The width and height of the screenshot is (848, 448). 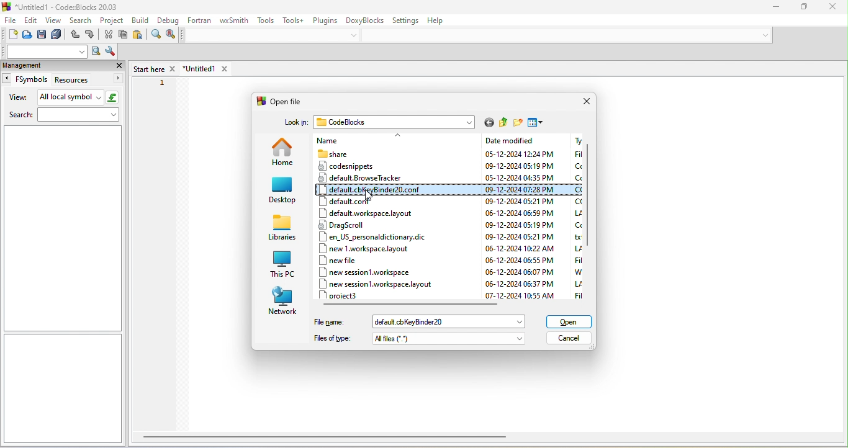 I want to click on default browse tracker, so click(x=376, y=176).